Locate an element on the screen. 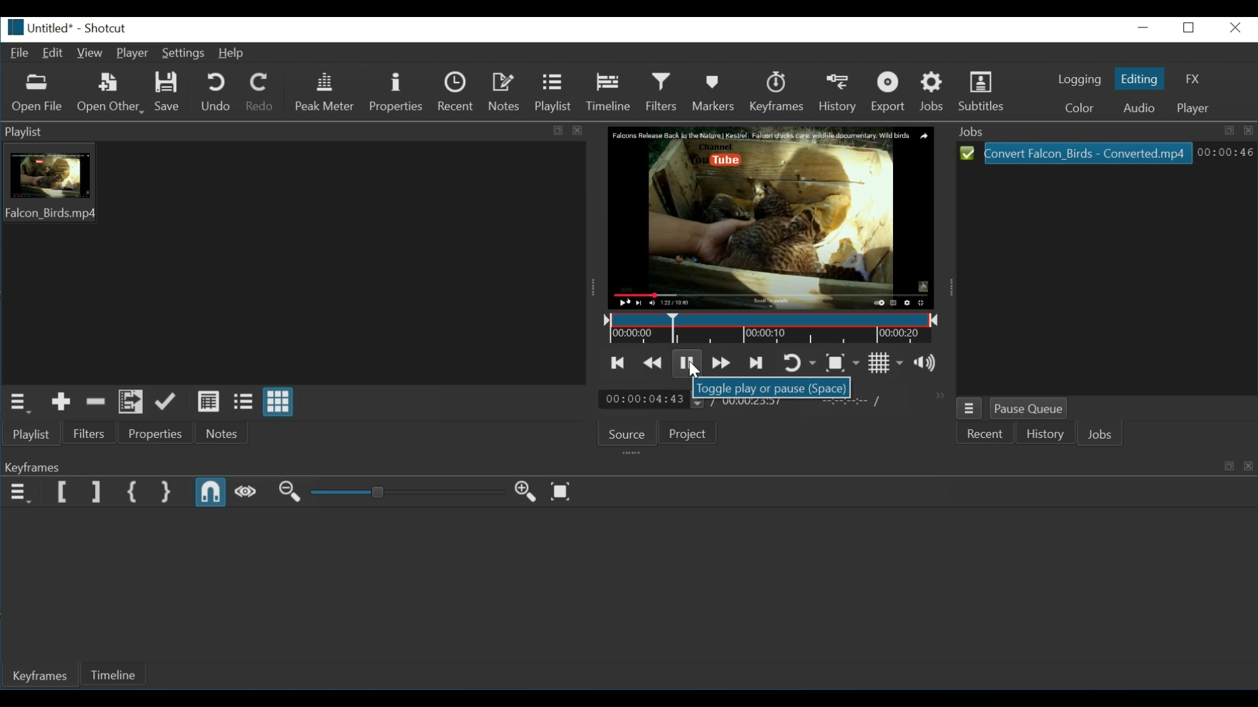  Jobs is located at coordinates (1101, 434).